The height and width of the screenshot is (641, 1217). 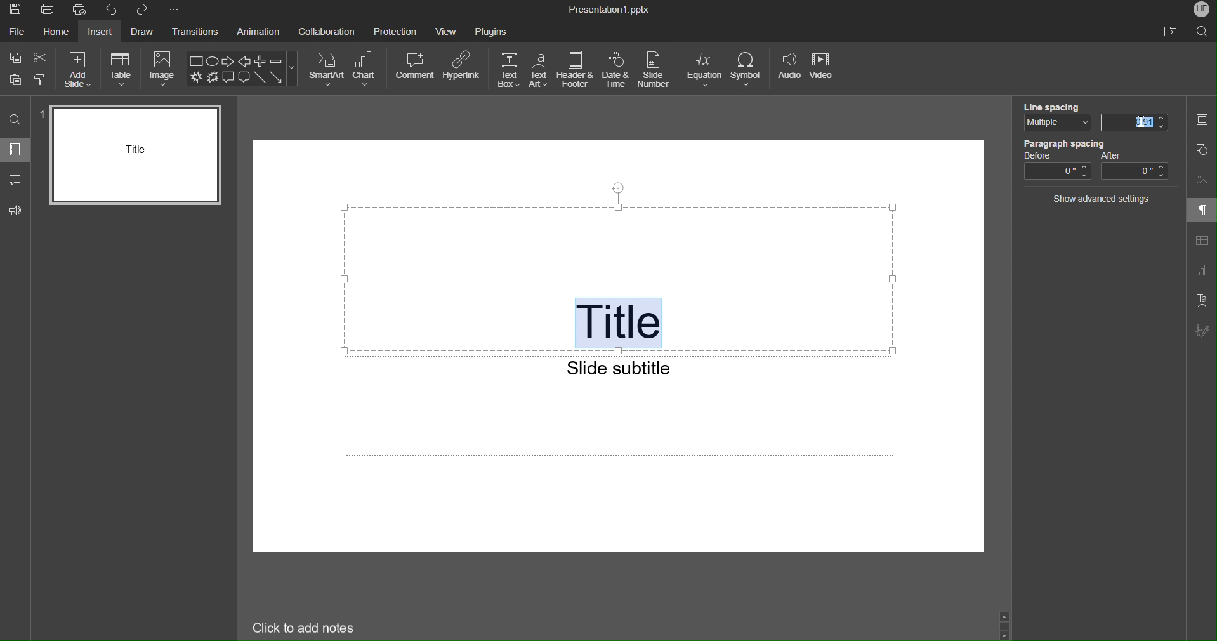 What do you see at coordinates (15, 179) in the screenshot?
I see `Comment` at bounding box center [15, 179].